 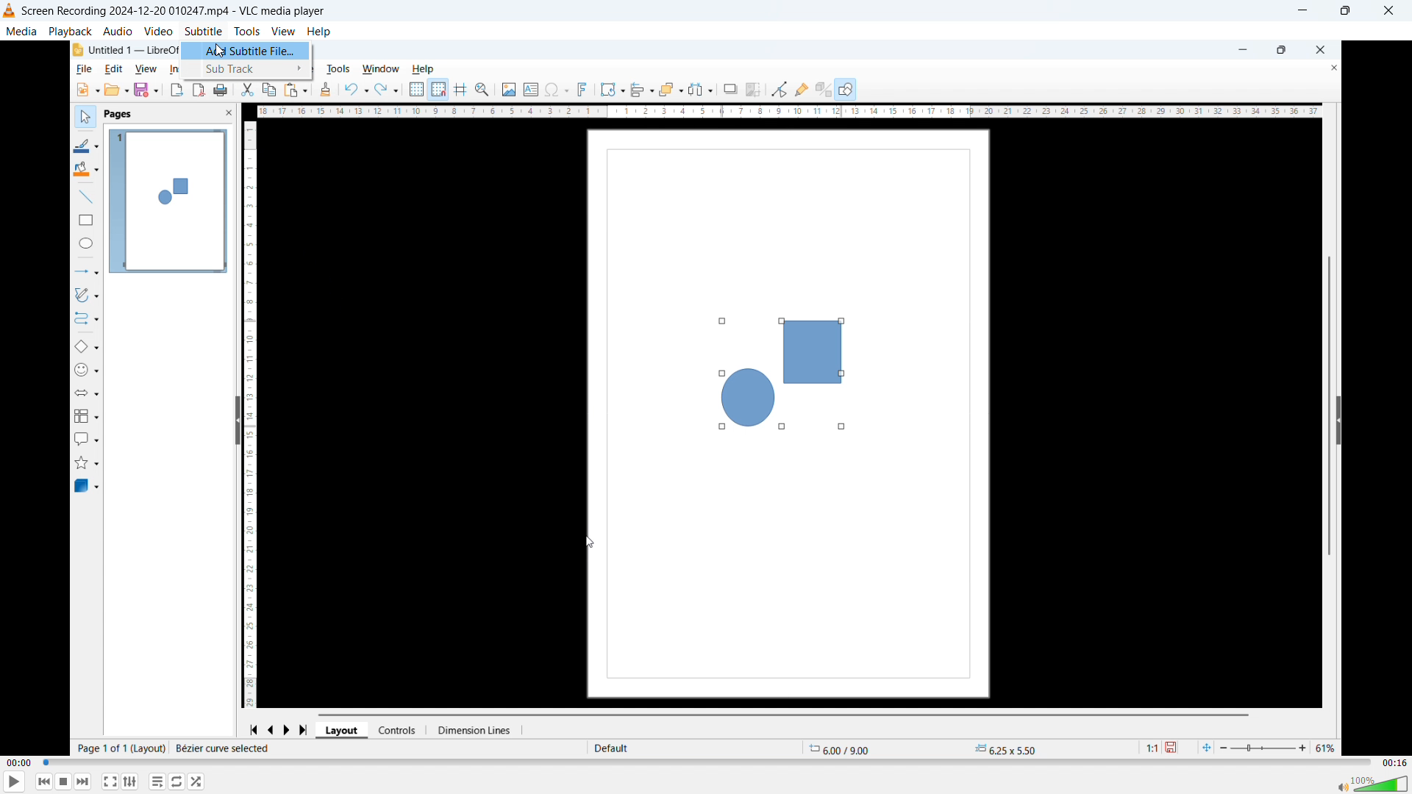 I want to click on ruler, so click(x=789, y=112).